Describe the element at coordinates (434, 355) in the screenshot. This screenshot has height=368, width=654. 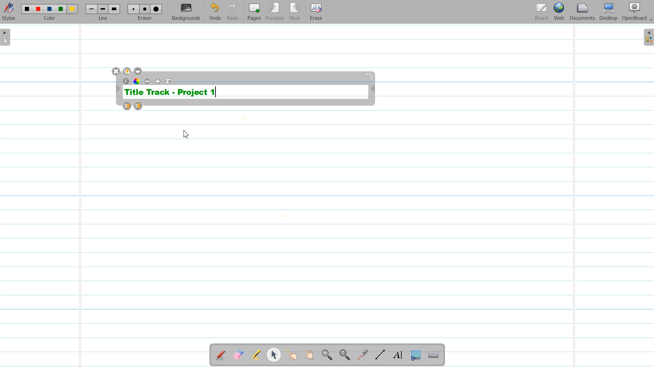
I see `Display virtual Keyboard` at that location.